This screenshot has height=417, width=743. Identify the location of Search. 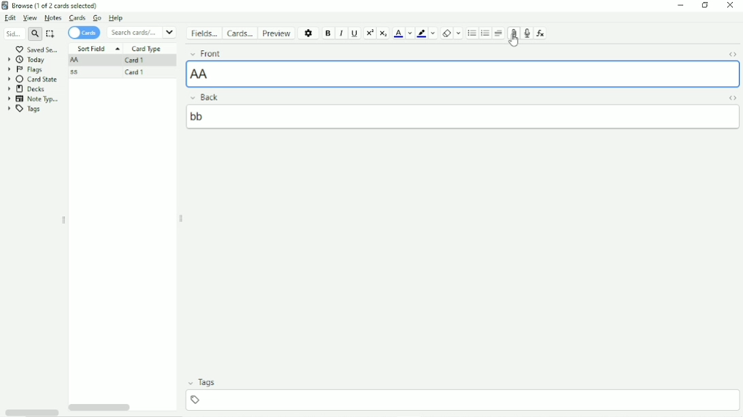
(20, 34).